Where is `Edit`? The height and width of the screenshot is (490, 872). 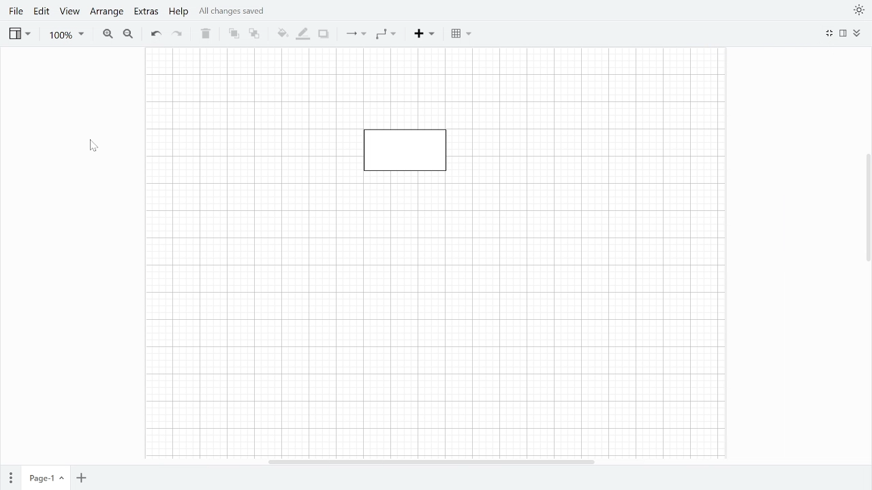 Edit is located at coordinates (43, 12).